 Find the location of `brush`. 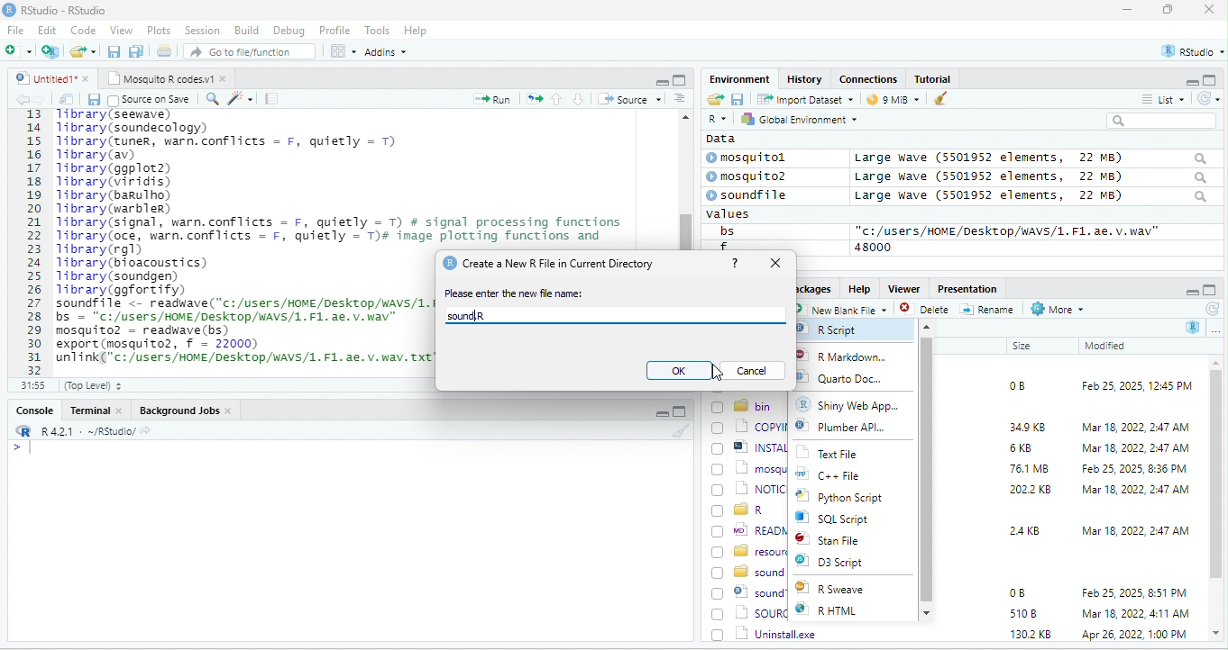

brush is located at coordinates (941, 100).